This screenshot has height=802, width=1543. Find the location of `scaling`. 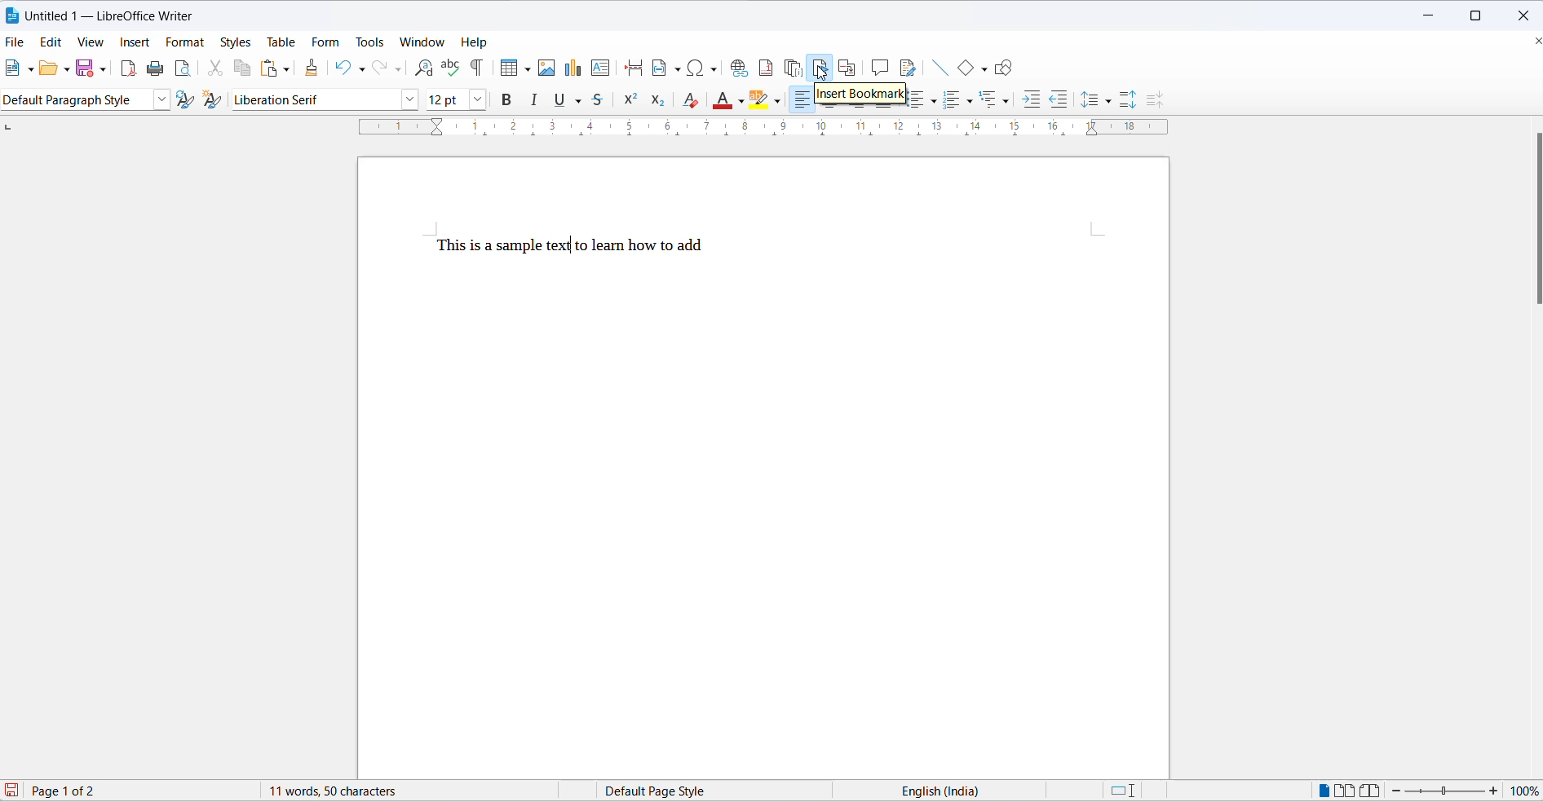

scaling is located at coordinates (753, 131).